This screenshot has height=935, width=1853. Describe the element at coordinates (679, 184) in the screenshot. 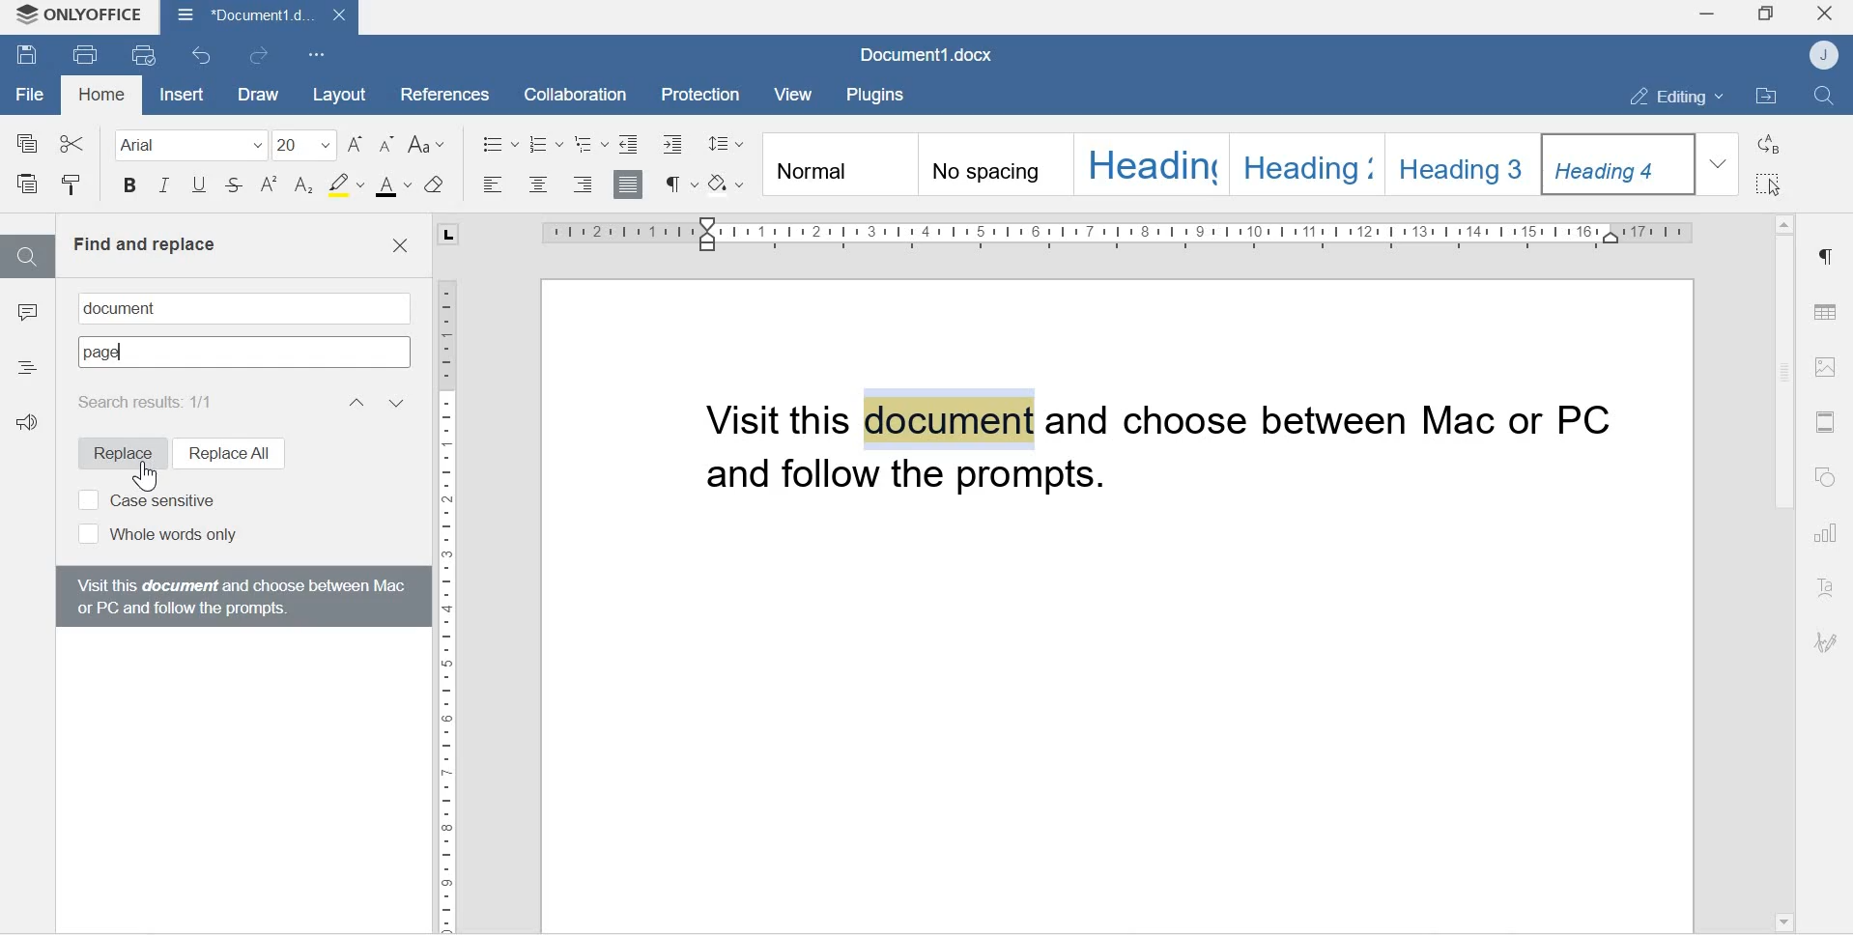

I see `Non printing characters` at that location.